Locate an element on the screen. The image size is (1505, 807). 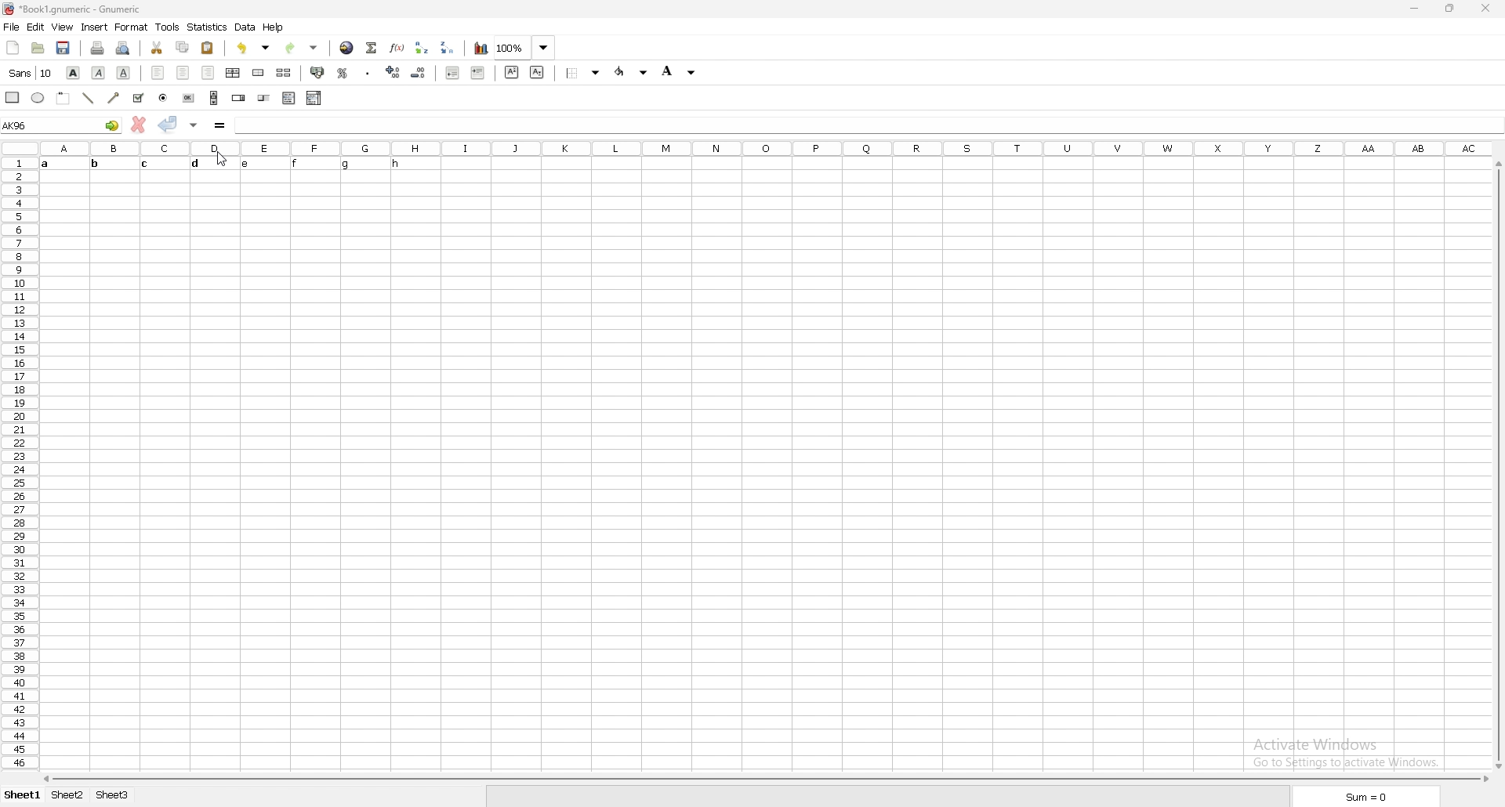
right align is located at coordinates (209, 72).